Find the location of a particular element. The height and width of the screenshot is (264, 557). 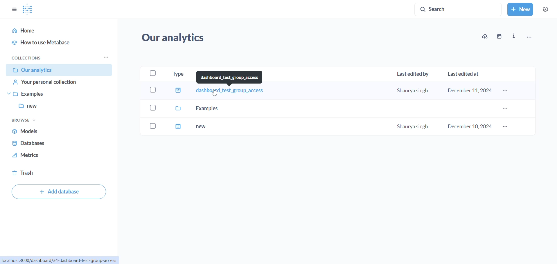

cursor is located at coordinates (215, 92).